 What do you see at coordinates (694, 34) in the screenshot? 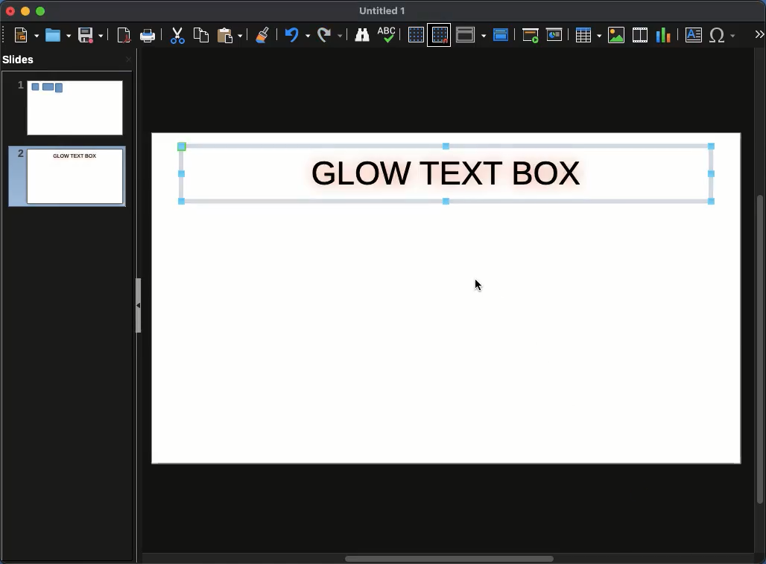
I see `Textbox` at bounding box center [694, 34].